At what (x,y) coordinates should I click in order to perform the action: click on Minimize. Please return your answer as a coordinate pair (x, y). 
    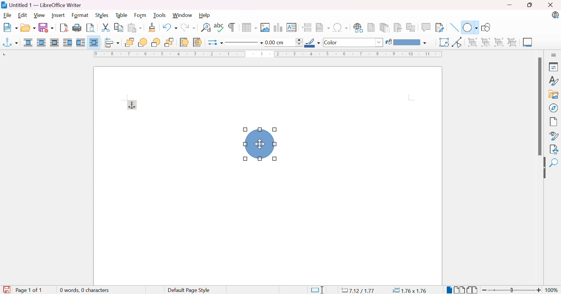
    Looking at the image, I should click on (510, 6).